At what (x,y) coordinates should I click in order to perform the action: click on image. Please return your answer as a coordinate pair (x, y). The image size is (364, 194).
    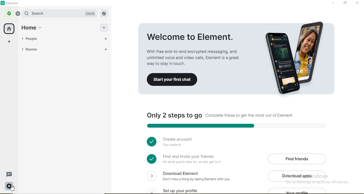
    Looking at the image, I should click on (297, 59).